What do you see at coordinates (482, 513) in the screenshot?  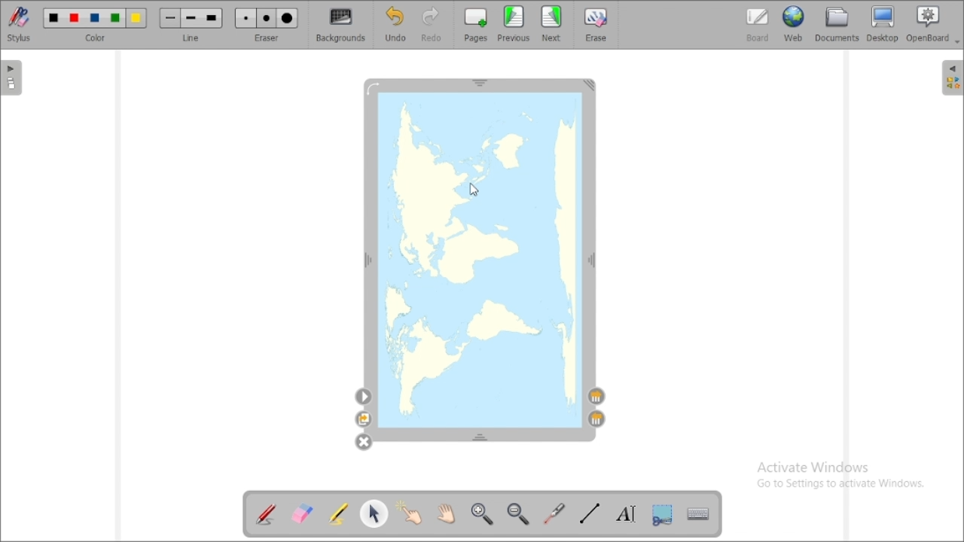 I see `zoom in` at bounding box center [482, 513].